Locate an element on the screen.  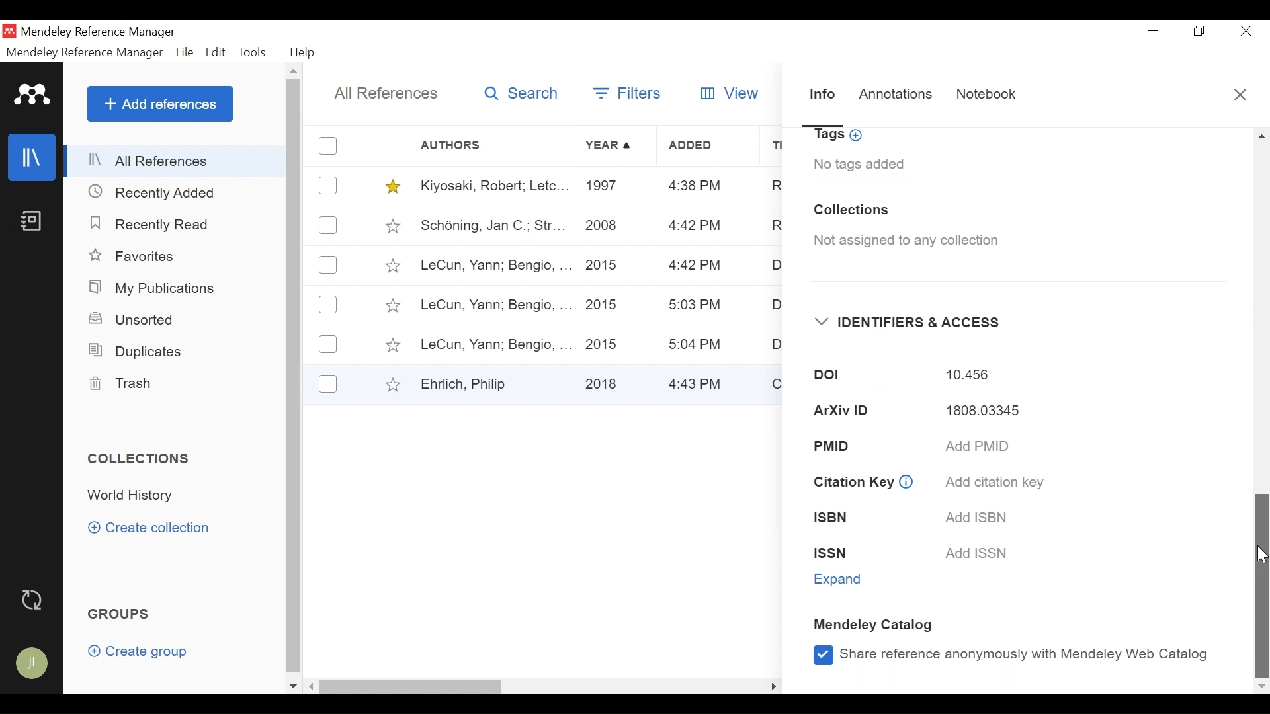
1997 is located at coordinates (605, 188).